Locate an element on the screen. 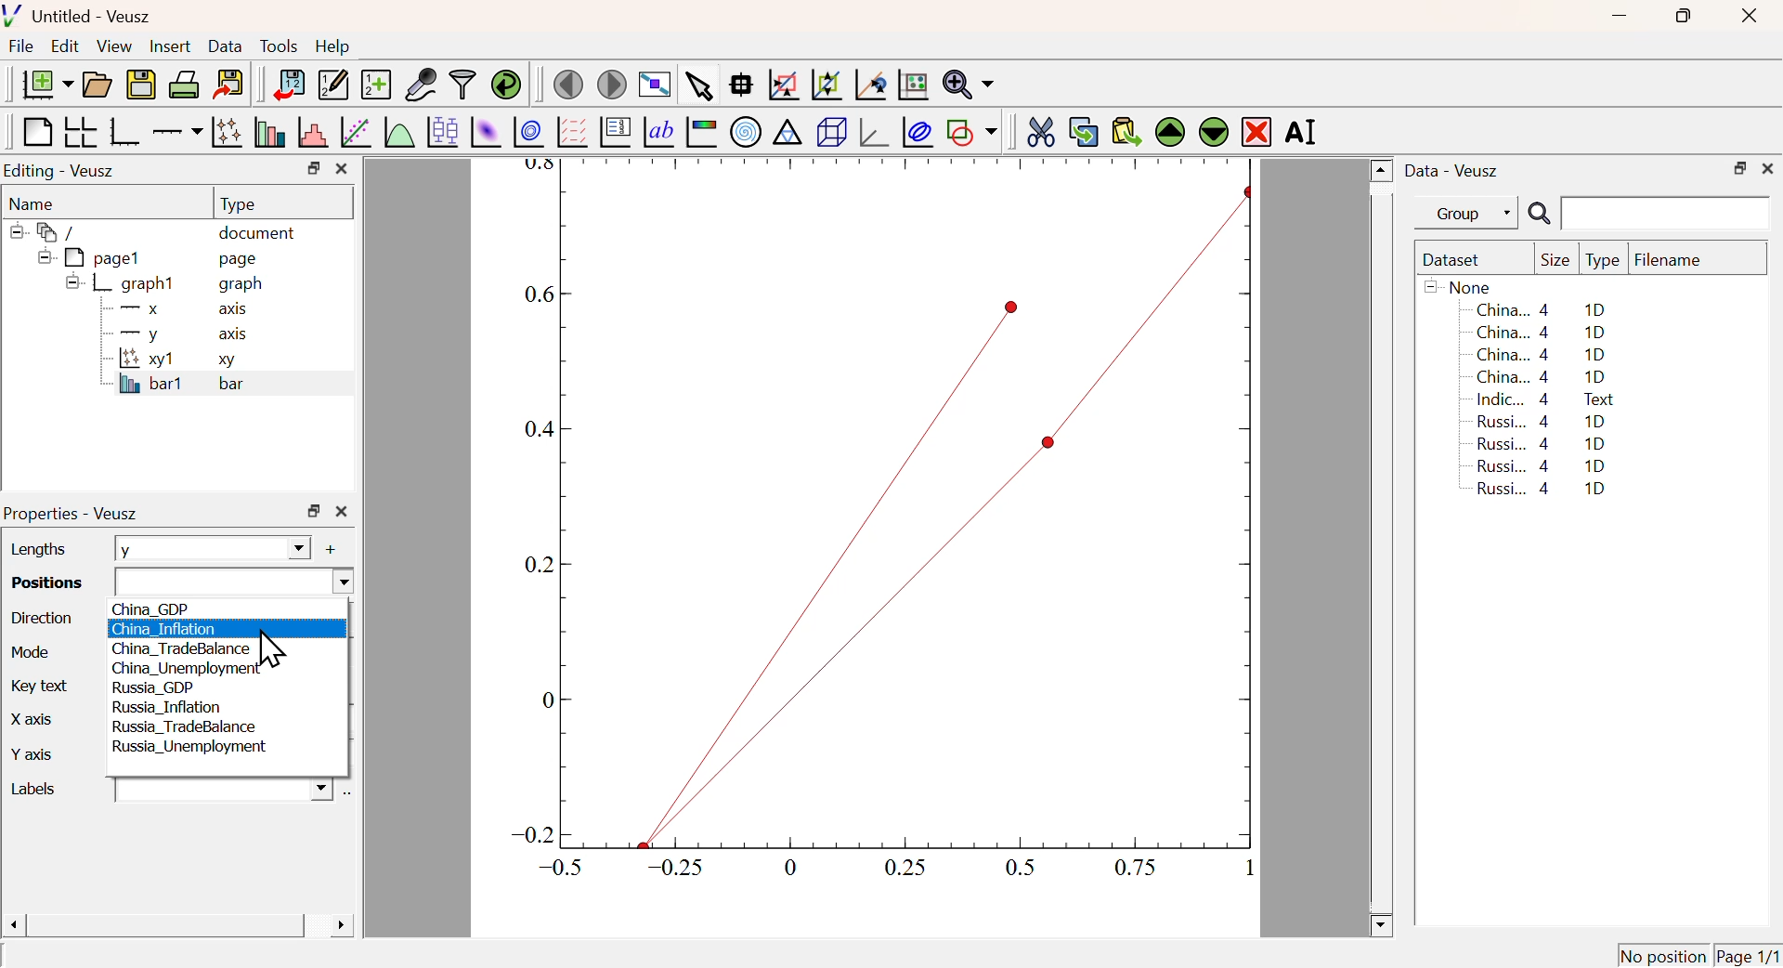 Image resolution: width=1783 pixels, height=968 pixels. Data - Veusz is located at coordinates (1455, 172).